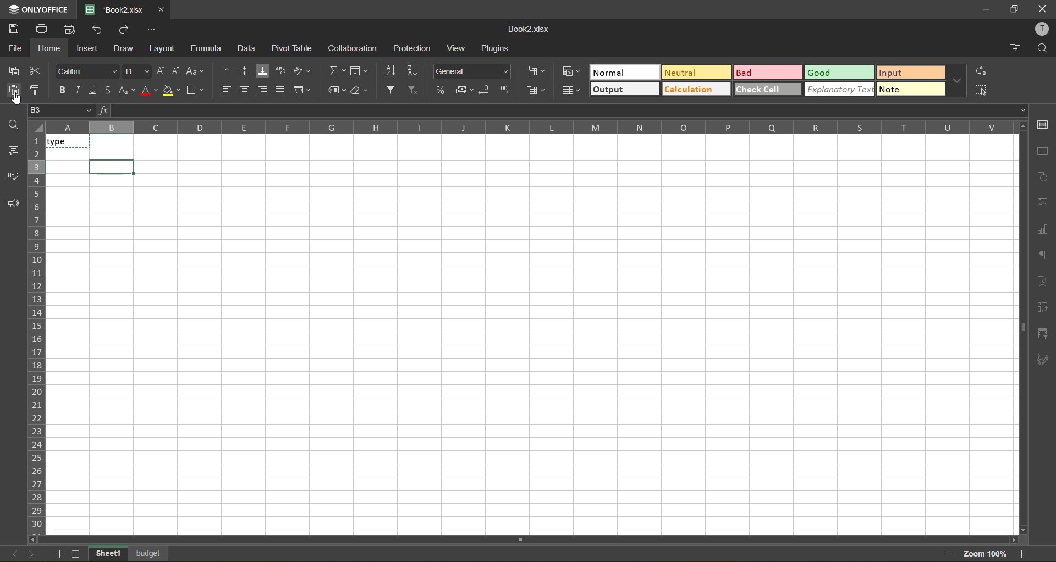 The height and width of the screenshot is (562, 1056). I want to click on check cell, so click(768, 90).